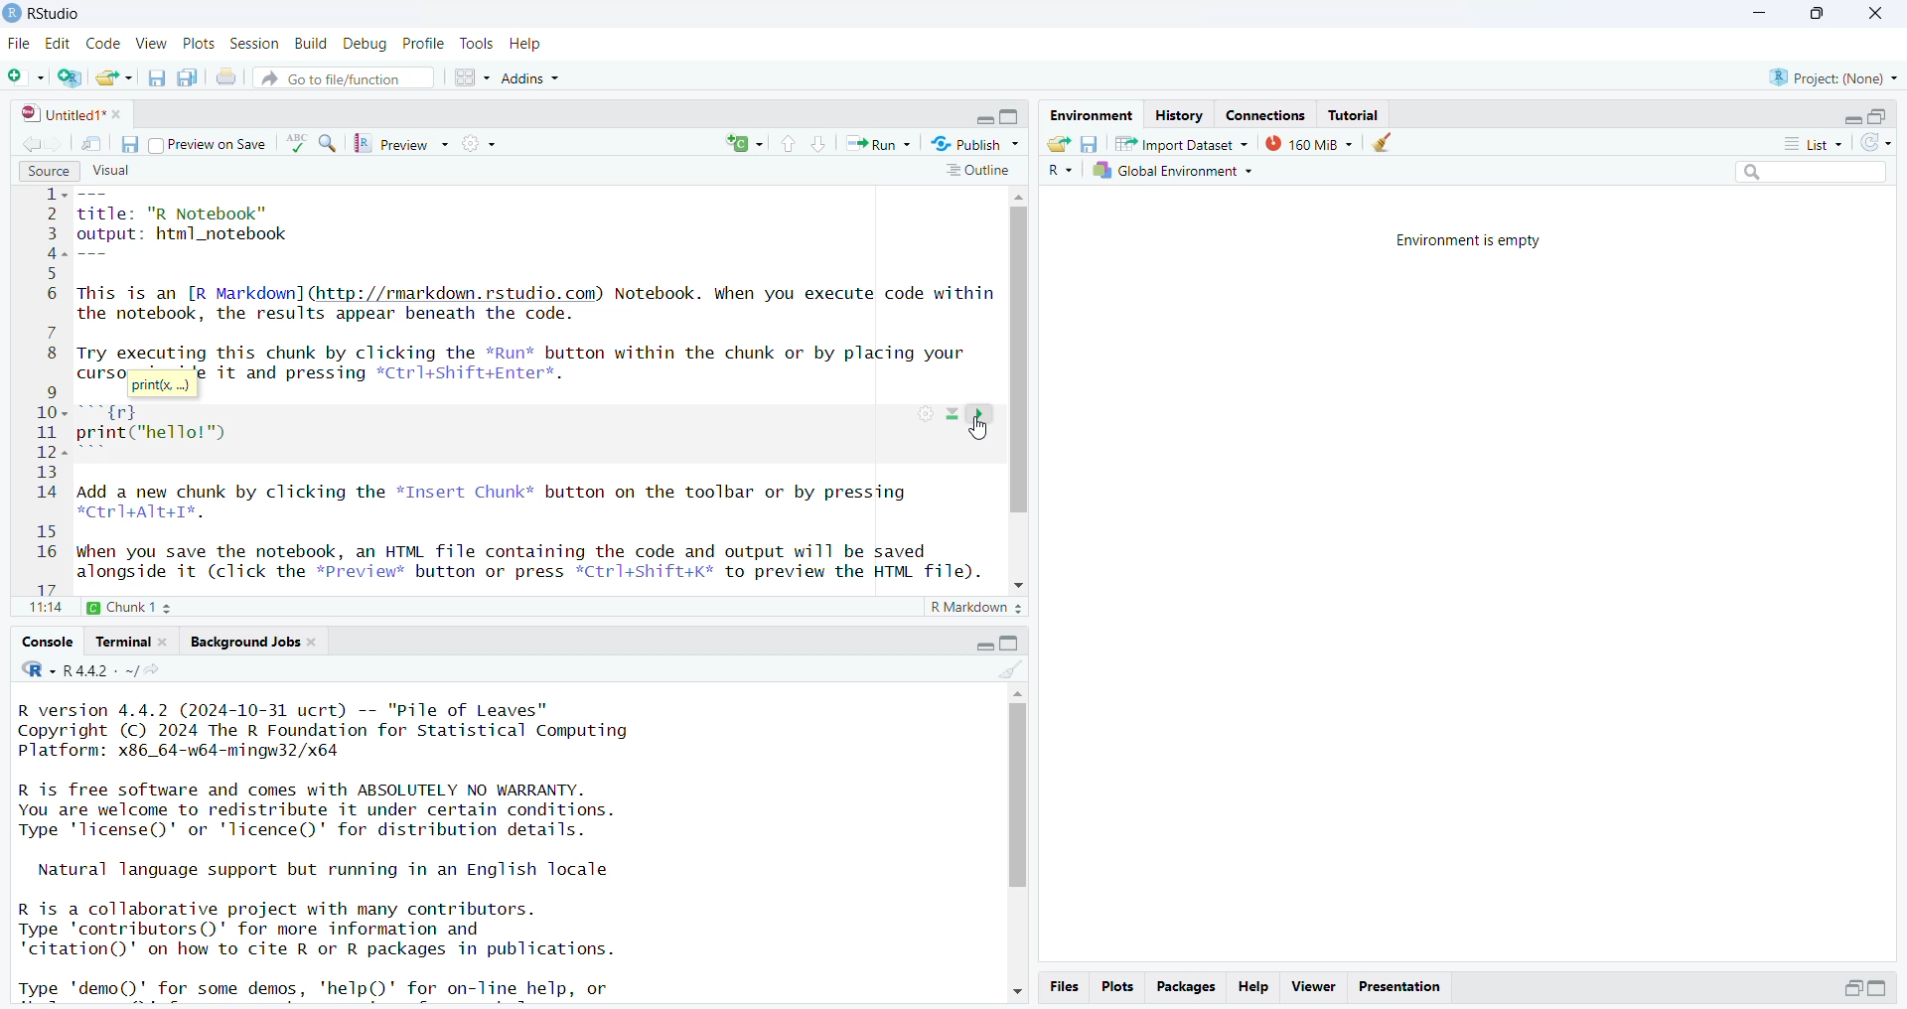  What do you see at coordinates (44, 13) in the screenshot?
I see `Rstudio` at bounding box center [44, 13].